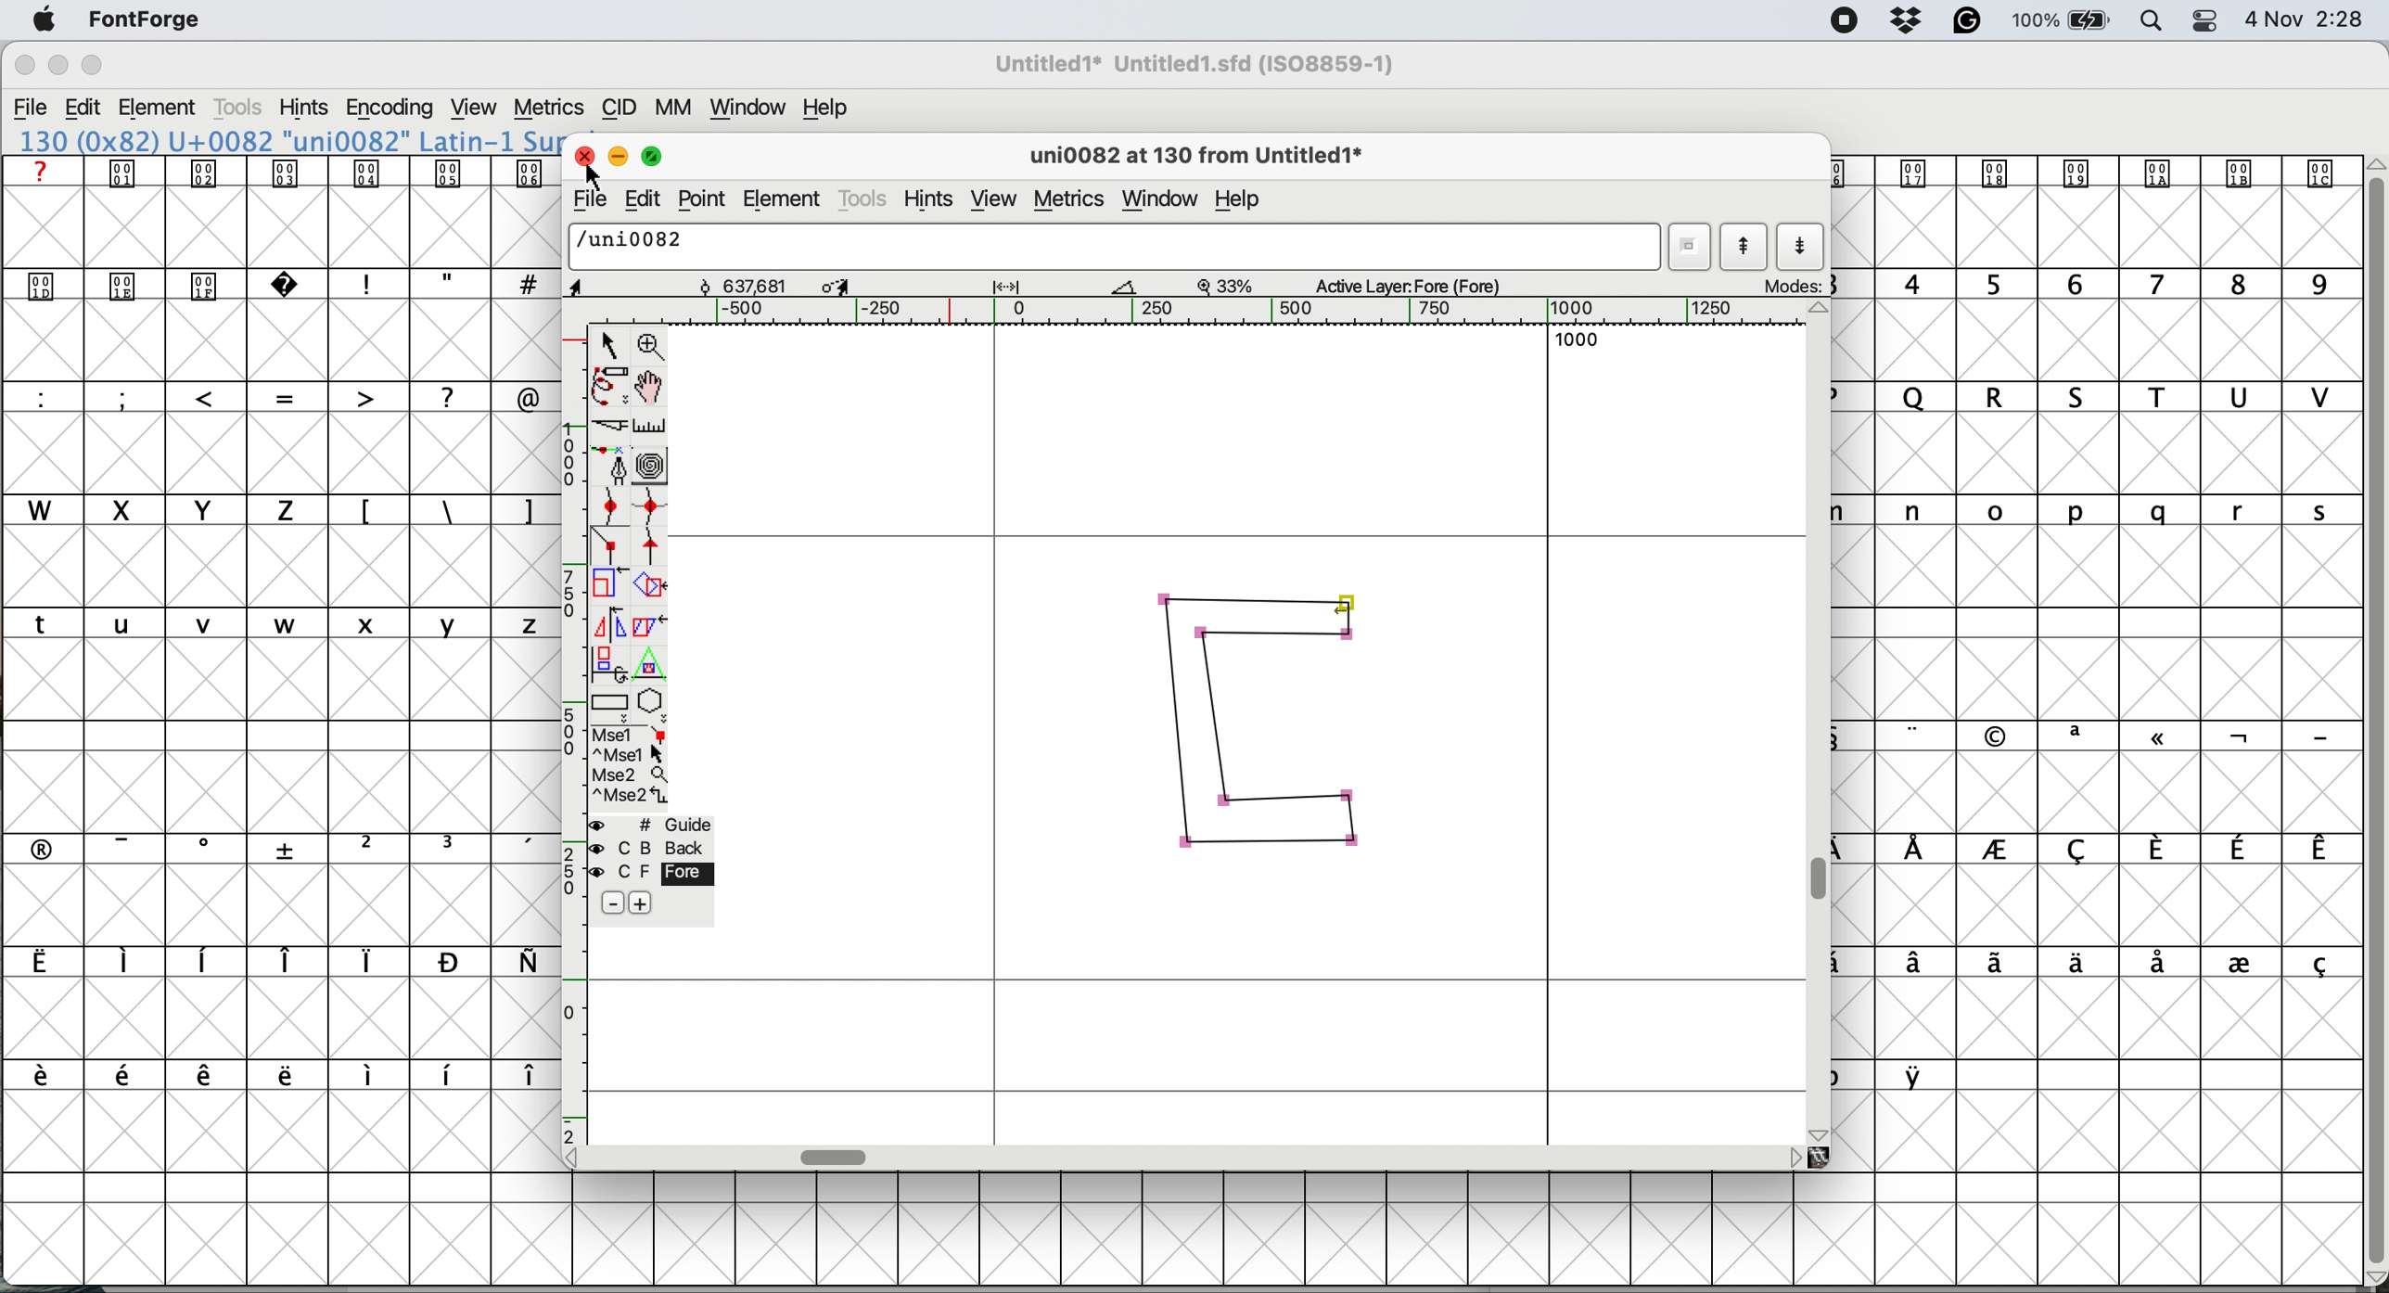 The image size is (2389, 1293). Describe the element at coordinates (2372, 713) in the screenshot. I see `vertical scroll bar` at that location.